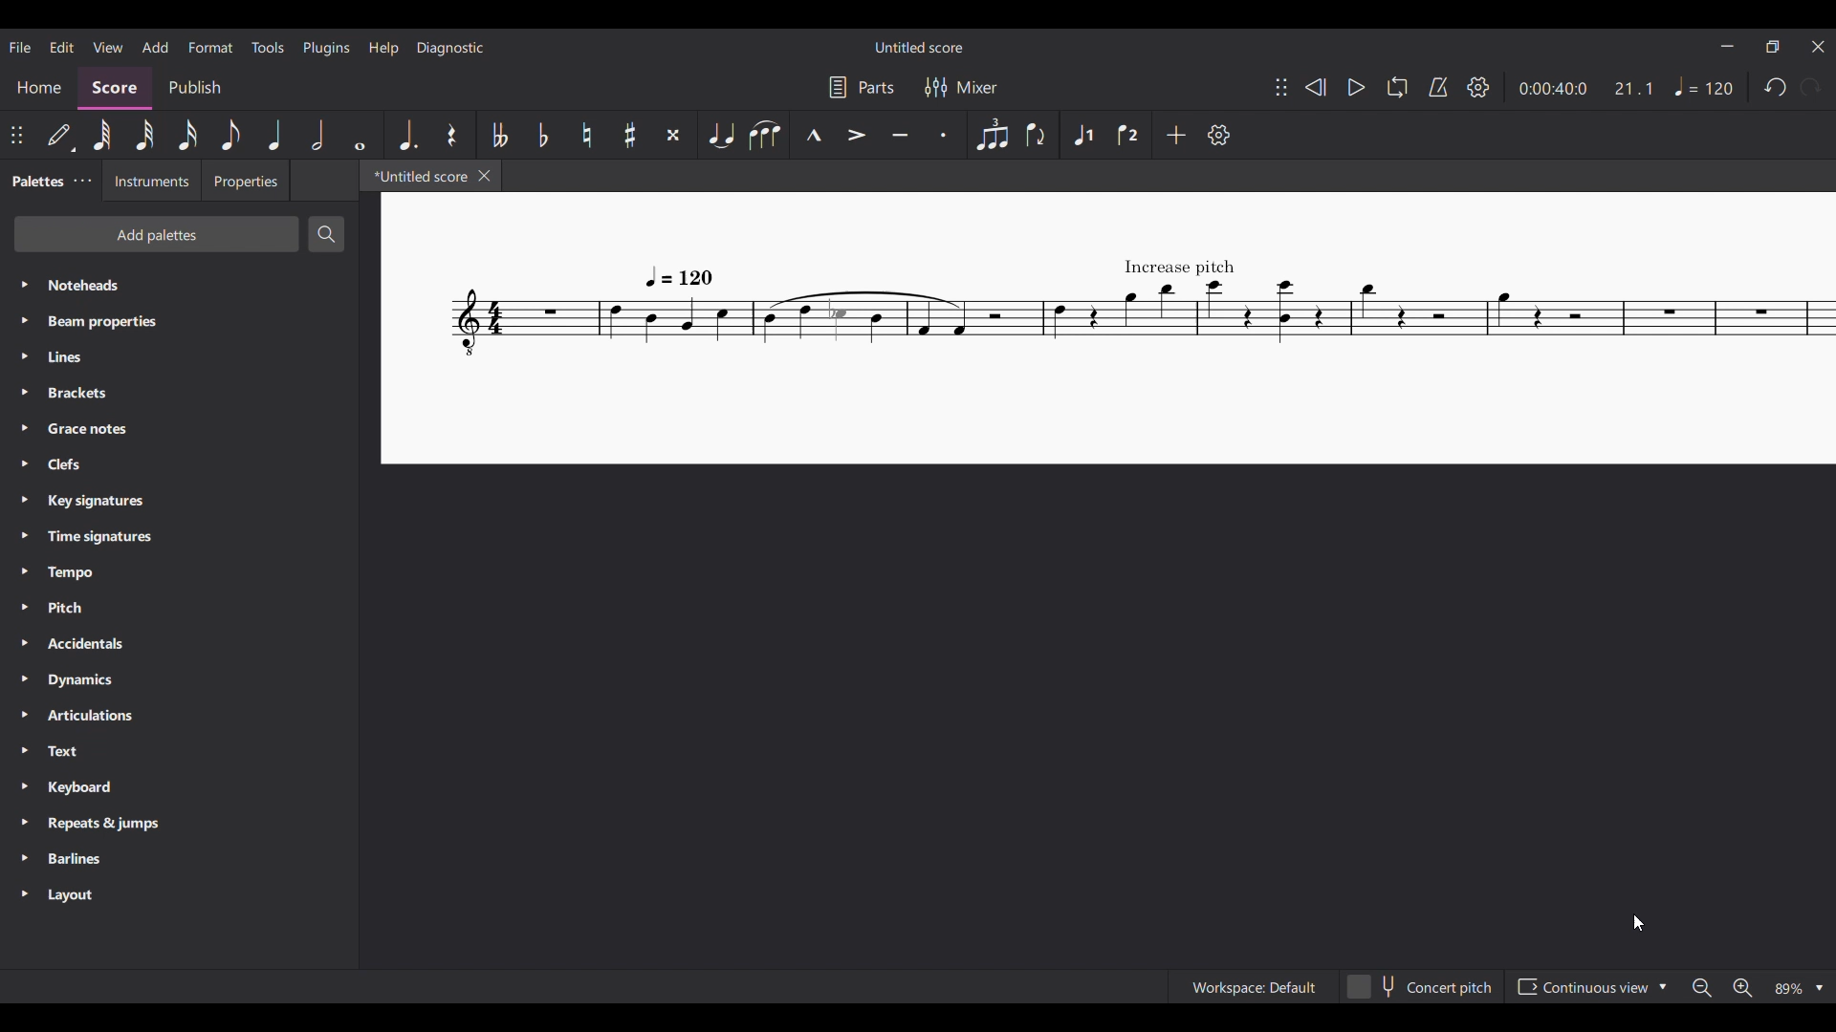 The width and height of the screenshot is (1836, 1032). What do you see at coordinates (144, 136) in the screenshot?
I see `32nd note` at bounding box center [144, 136].